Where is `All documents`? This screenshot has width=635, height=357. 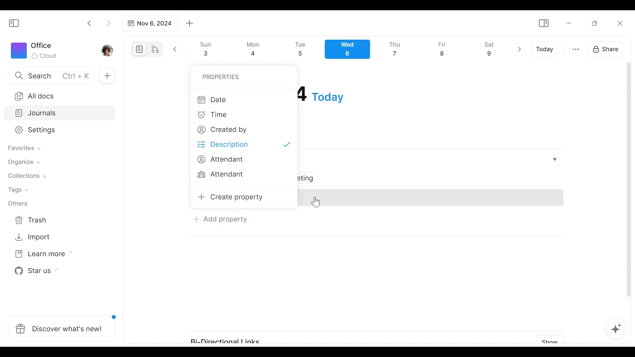 All documents is located at coordinates (57, 95).